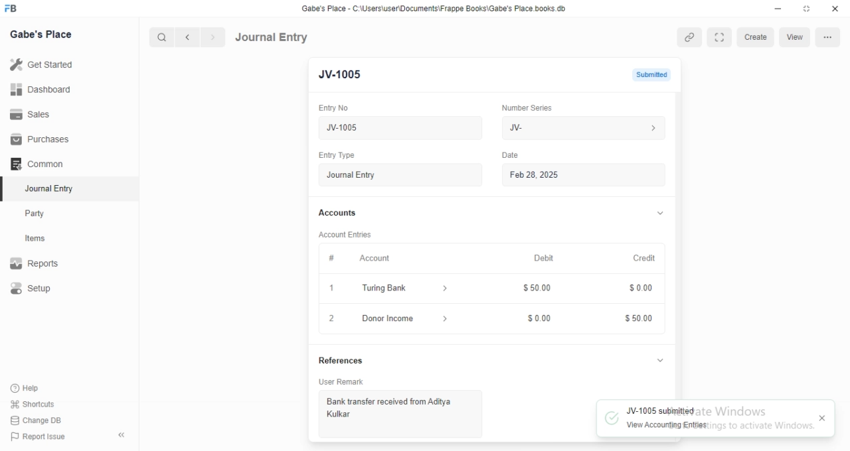  What do you see at coordinates (341, 155) in the screenshot?
I see `Entry Type` at bounding box center [341, 155].